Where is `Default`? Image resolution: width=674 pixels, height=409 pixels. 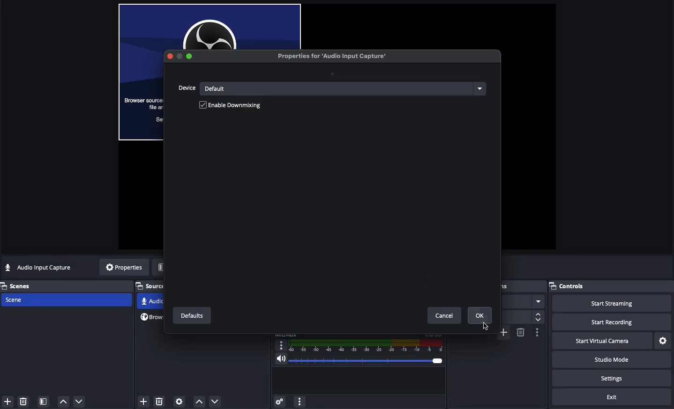 Default is located at coordinates (345, 88).